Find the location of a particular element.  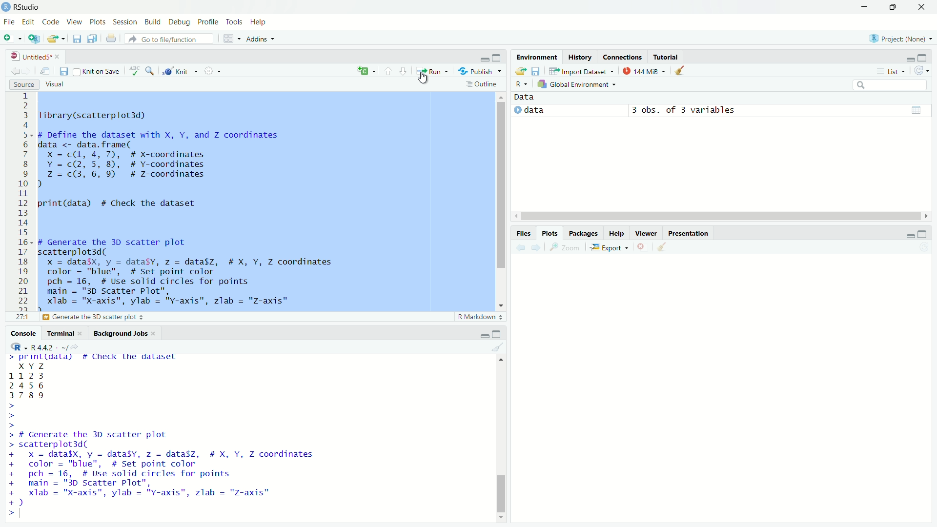

R markdown is located at coordinates (480, 317).